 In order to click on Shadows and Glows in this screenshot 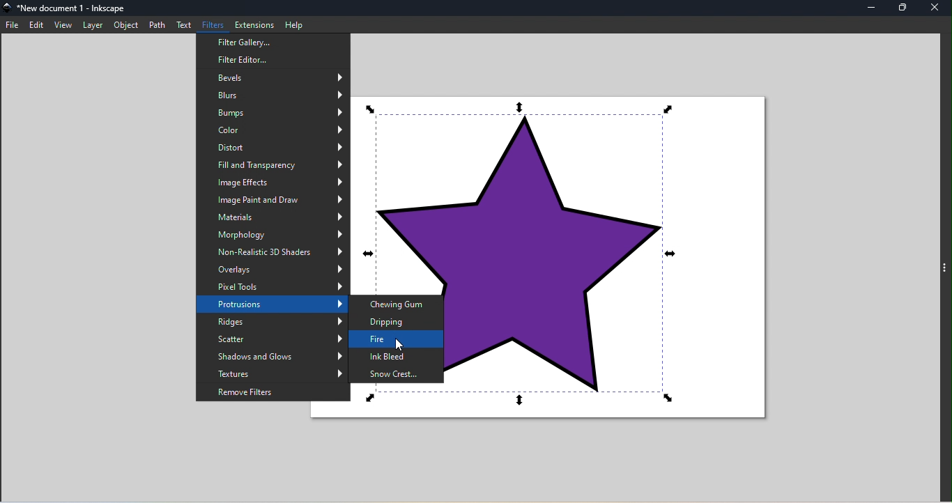, I will do `click(270, 356)`.